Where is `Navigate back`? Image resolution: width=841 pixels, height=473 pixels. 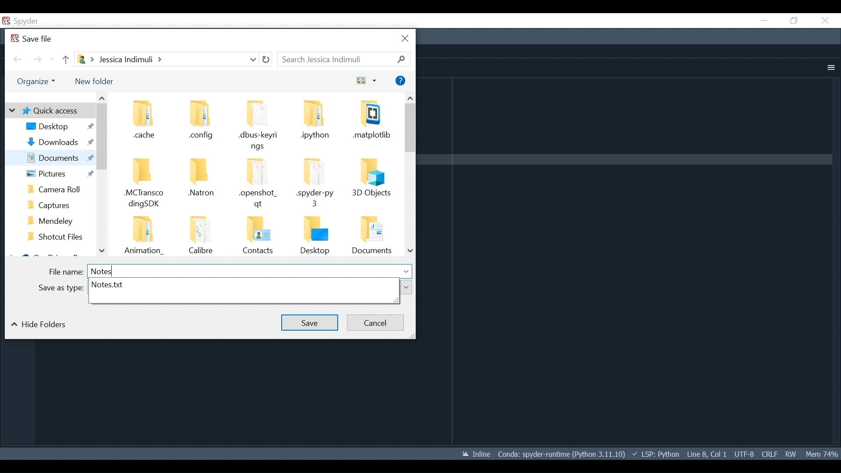 Navigate back is located at coordinates (18, 60).